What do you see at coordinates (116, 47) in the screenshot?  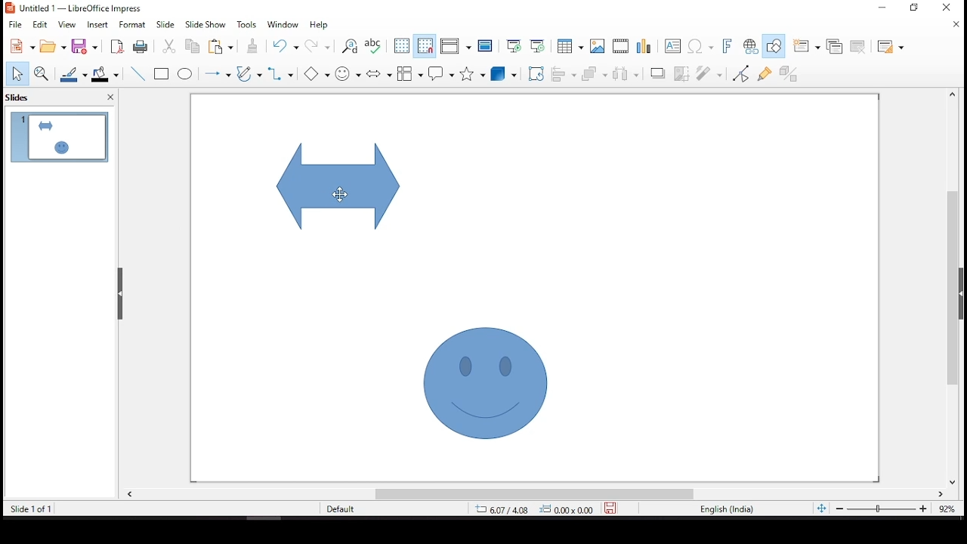 I see `export as pdf` at bounding box center [116, 47].